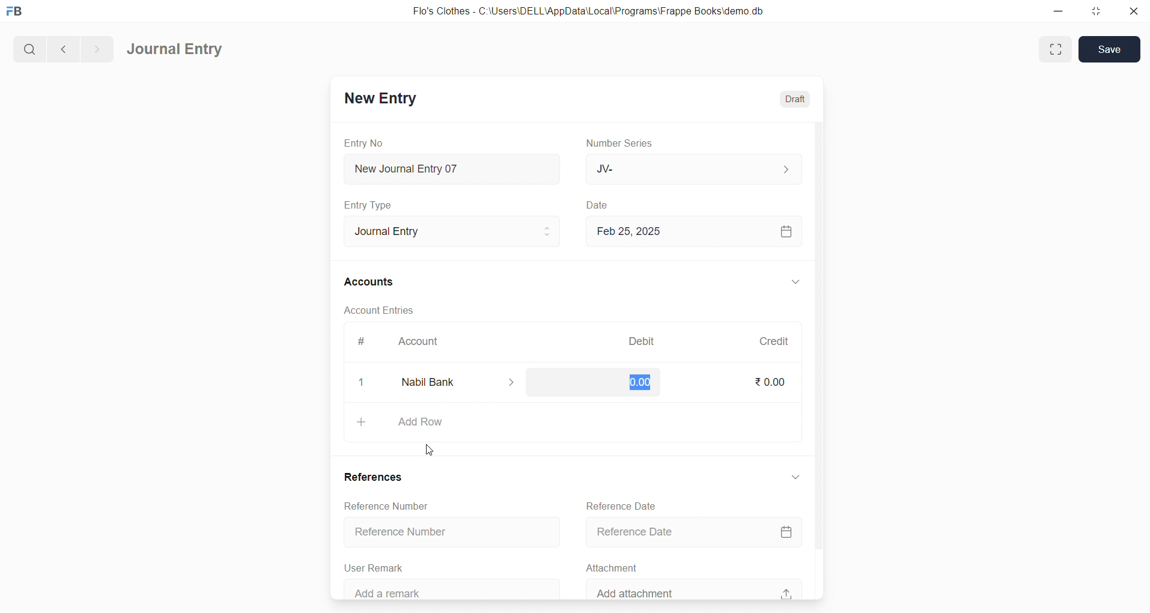  What do you see at coordinates (421, 343) in the screenshot?
I see `Account` at bounding box center [421, 343].